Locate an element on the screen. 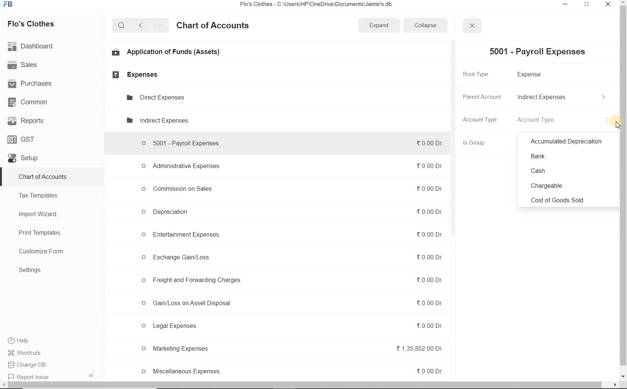  checkbox is located at coordinates (618, 126).